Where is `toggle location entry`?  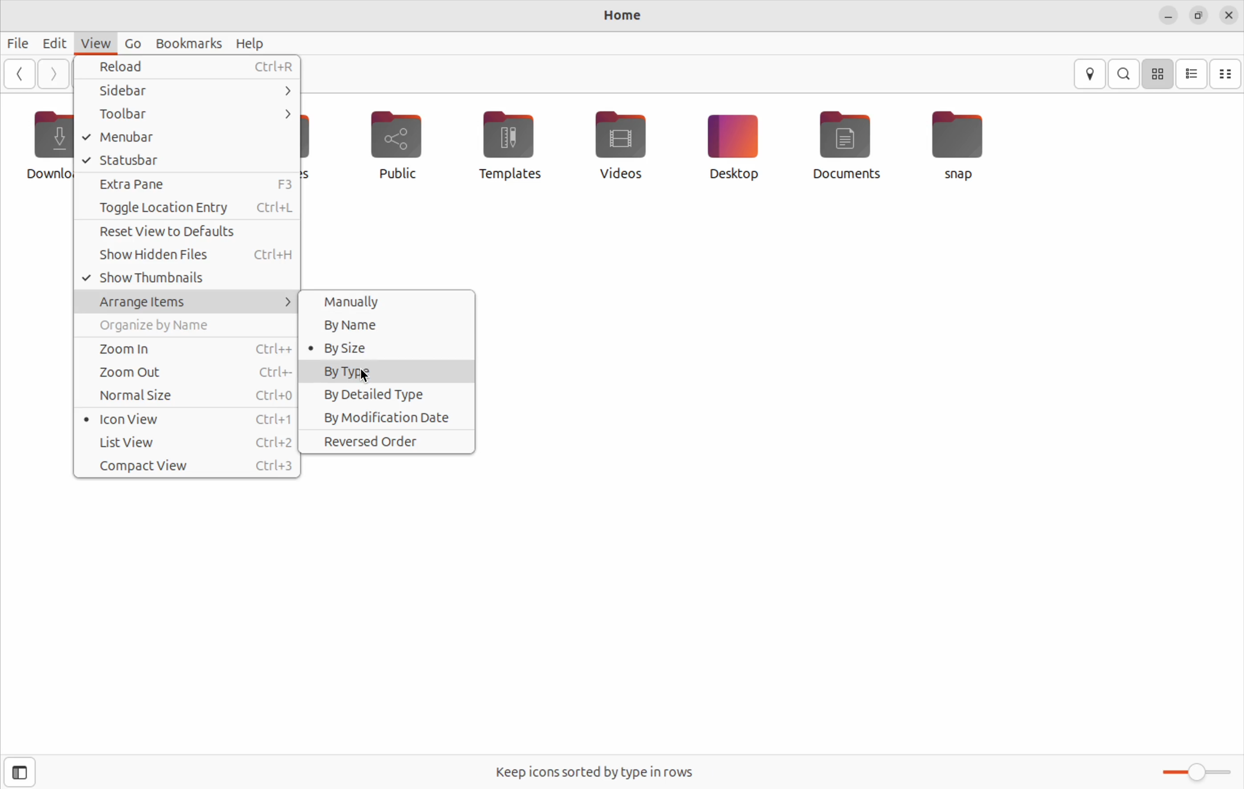 toggle location entry is located at coordinates (189, 209).